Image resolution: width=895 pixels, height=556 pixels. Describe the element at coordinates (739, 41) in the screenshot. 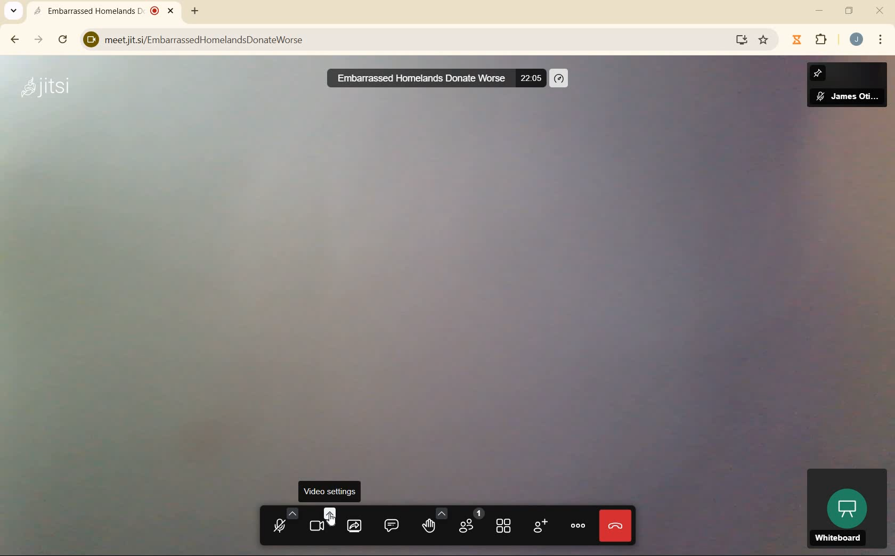

I see `install` at that location.